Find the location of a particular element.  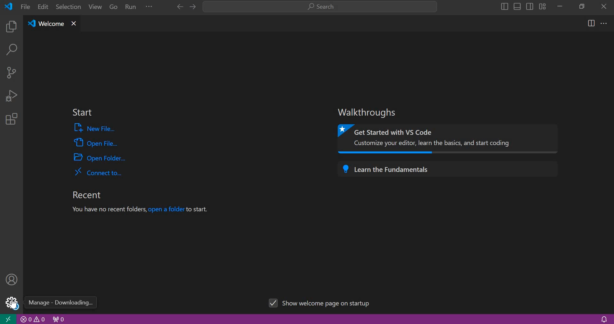

toggle secondary sidebar is located at coordinates (530, 6).